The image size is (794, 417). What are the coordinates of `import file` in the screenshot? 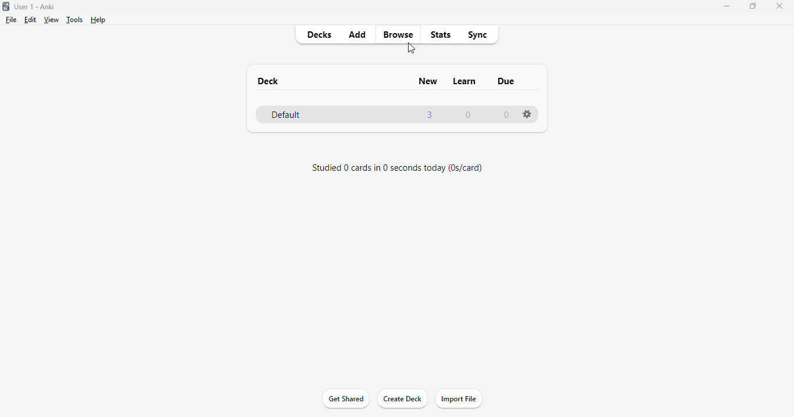 It's located at (459, 398).